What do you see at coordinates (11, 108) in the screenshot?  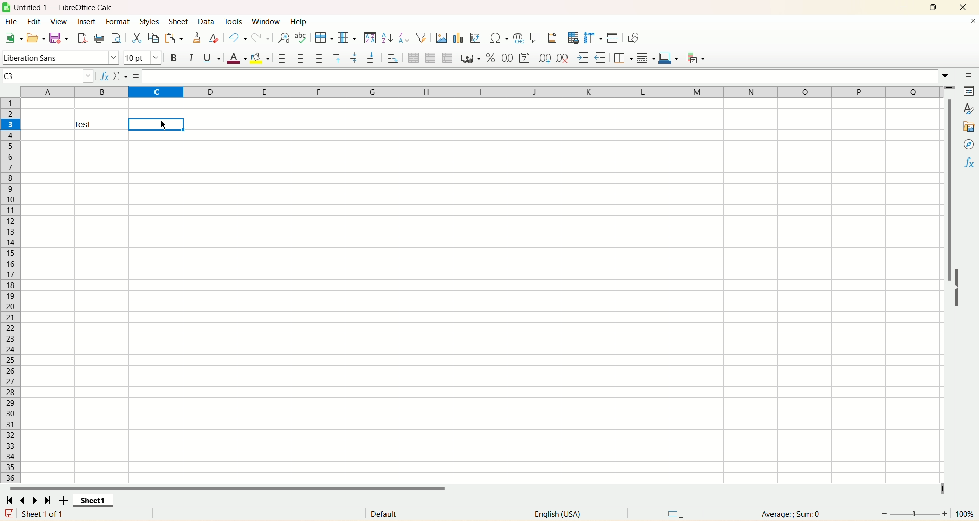 I see `Row number` at bounding box center [11, 108].